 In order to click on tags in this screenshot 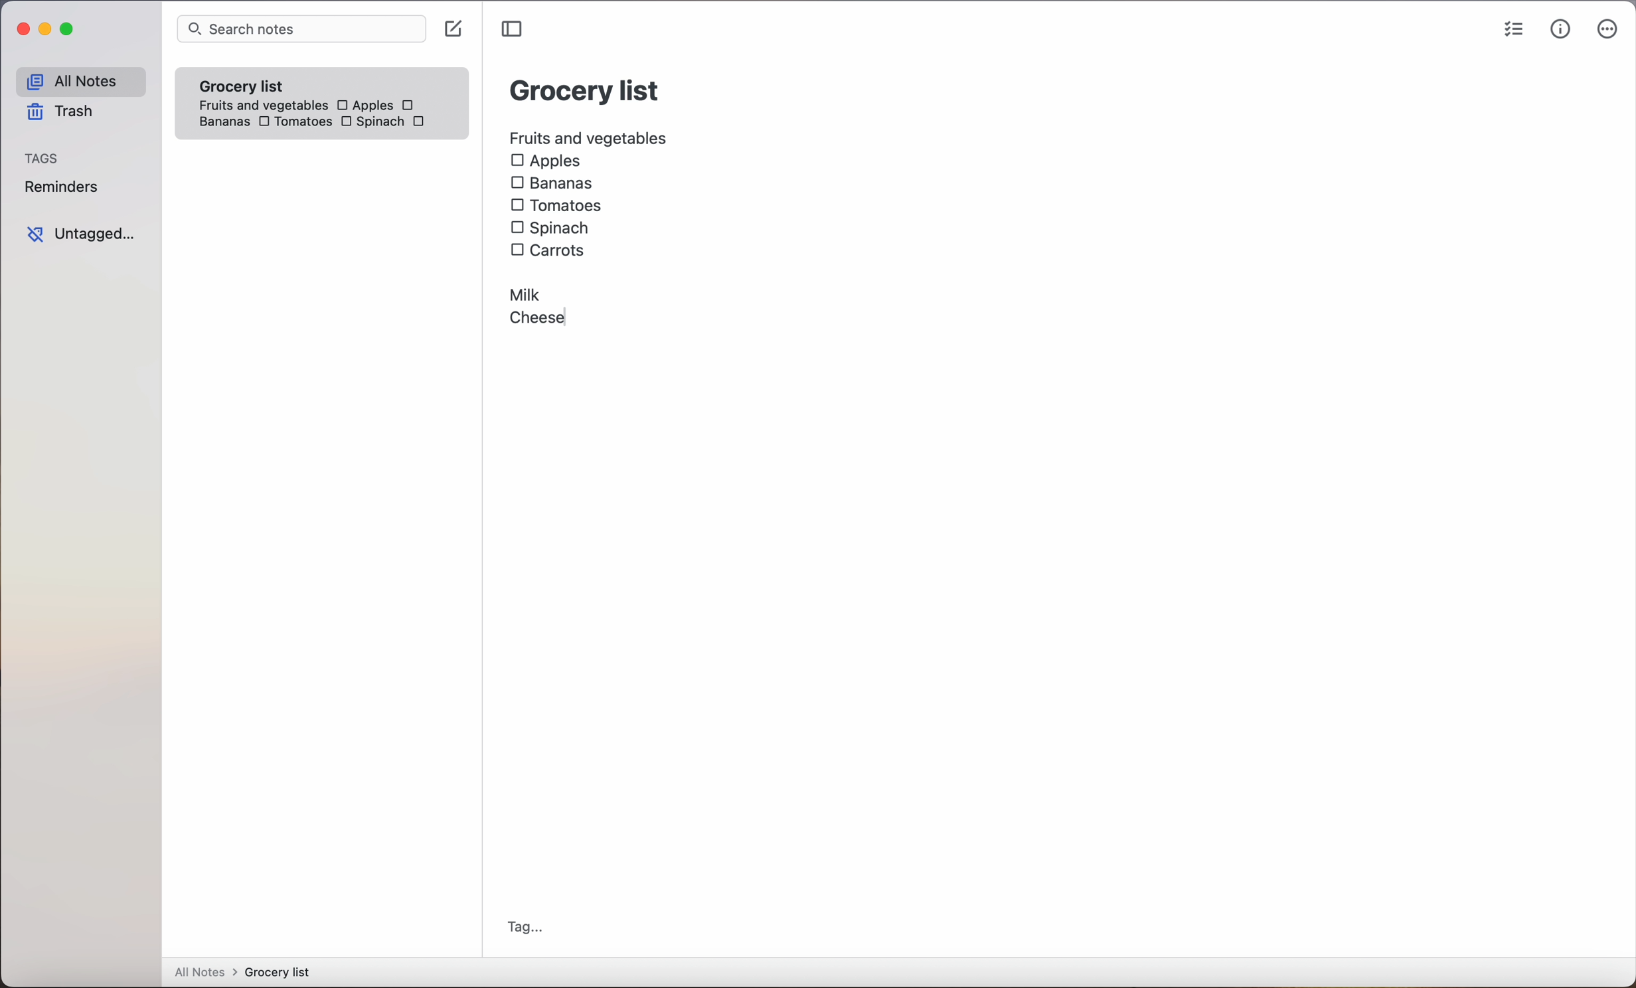, I will do `click(43, 159)`.